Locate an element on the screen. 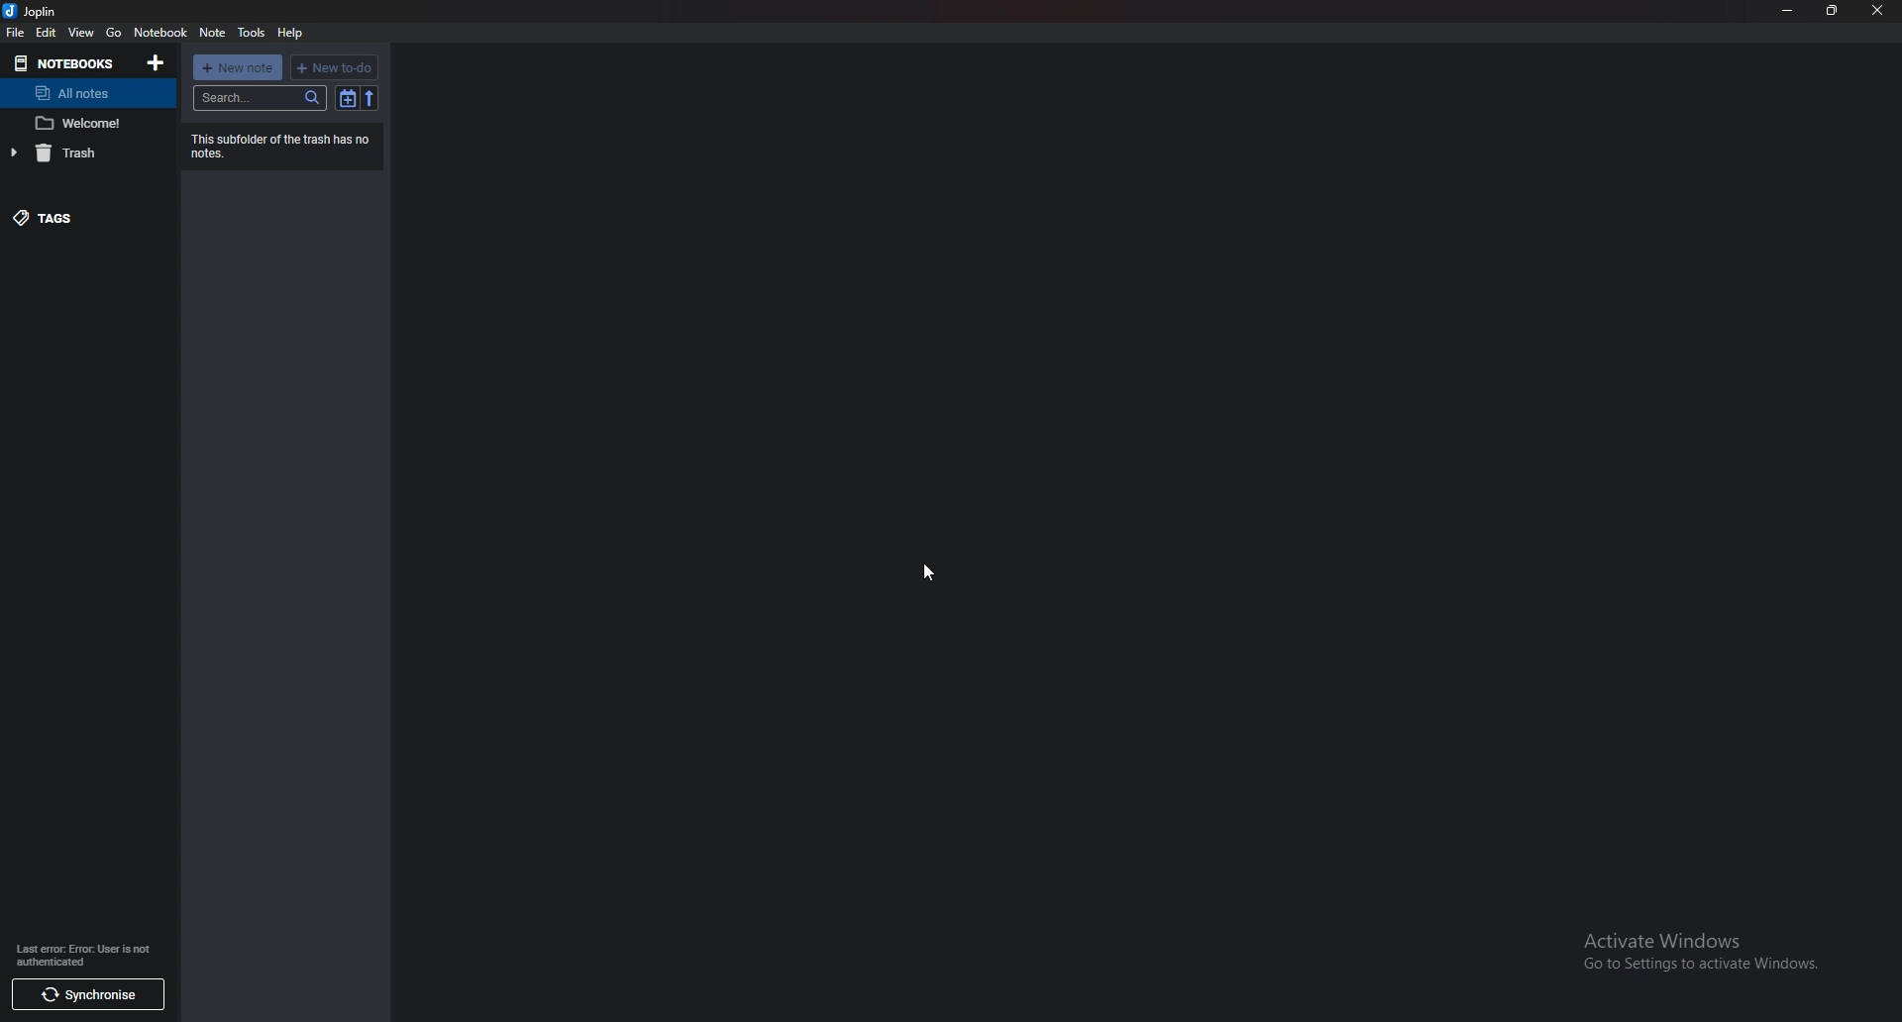  “This subfolder of the trash has no notes. is located at coordinates (283, 145).